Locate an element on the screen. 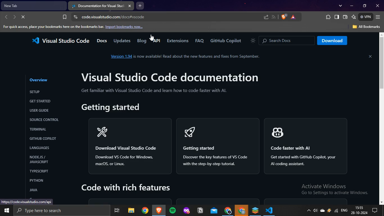  go forward one page is located at coordinates (14, 16).